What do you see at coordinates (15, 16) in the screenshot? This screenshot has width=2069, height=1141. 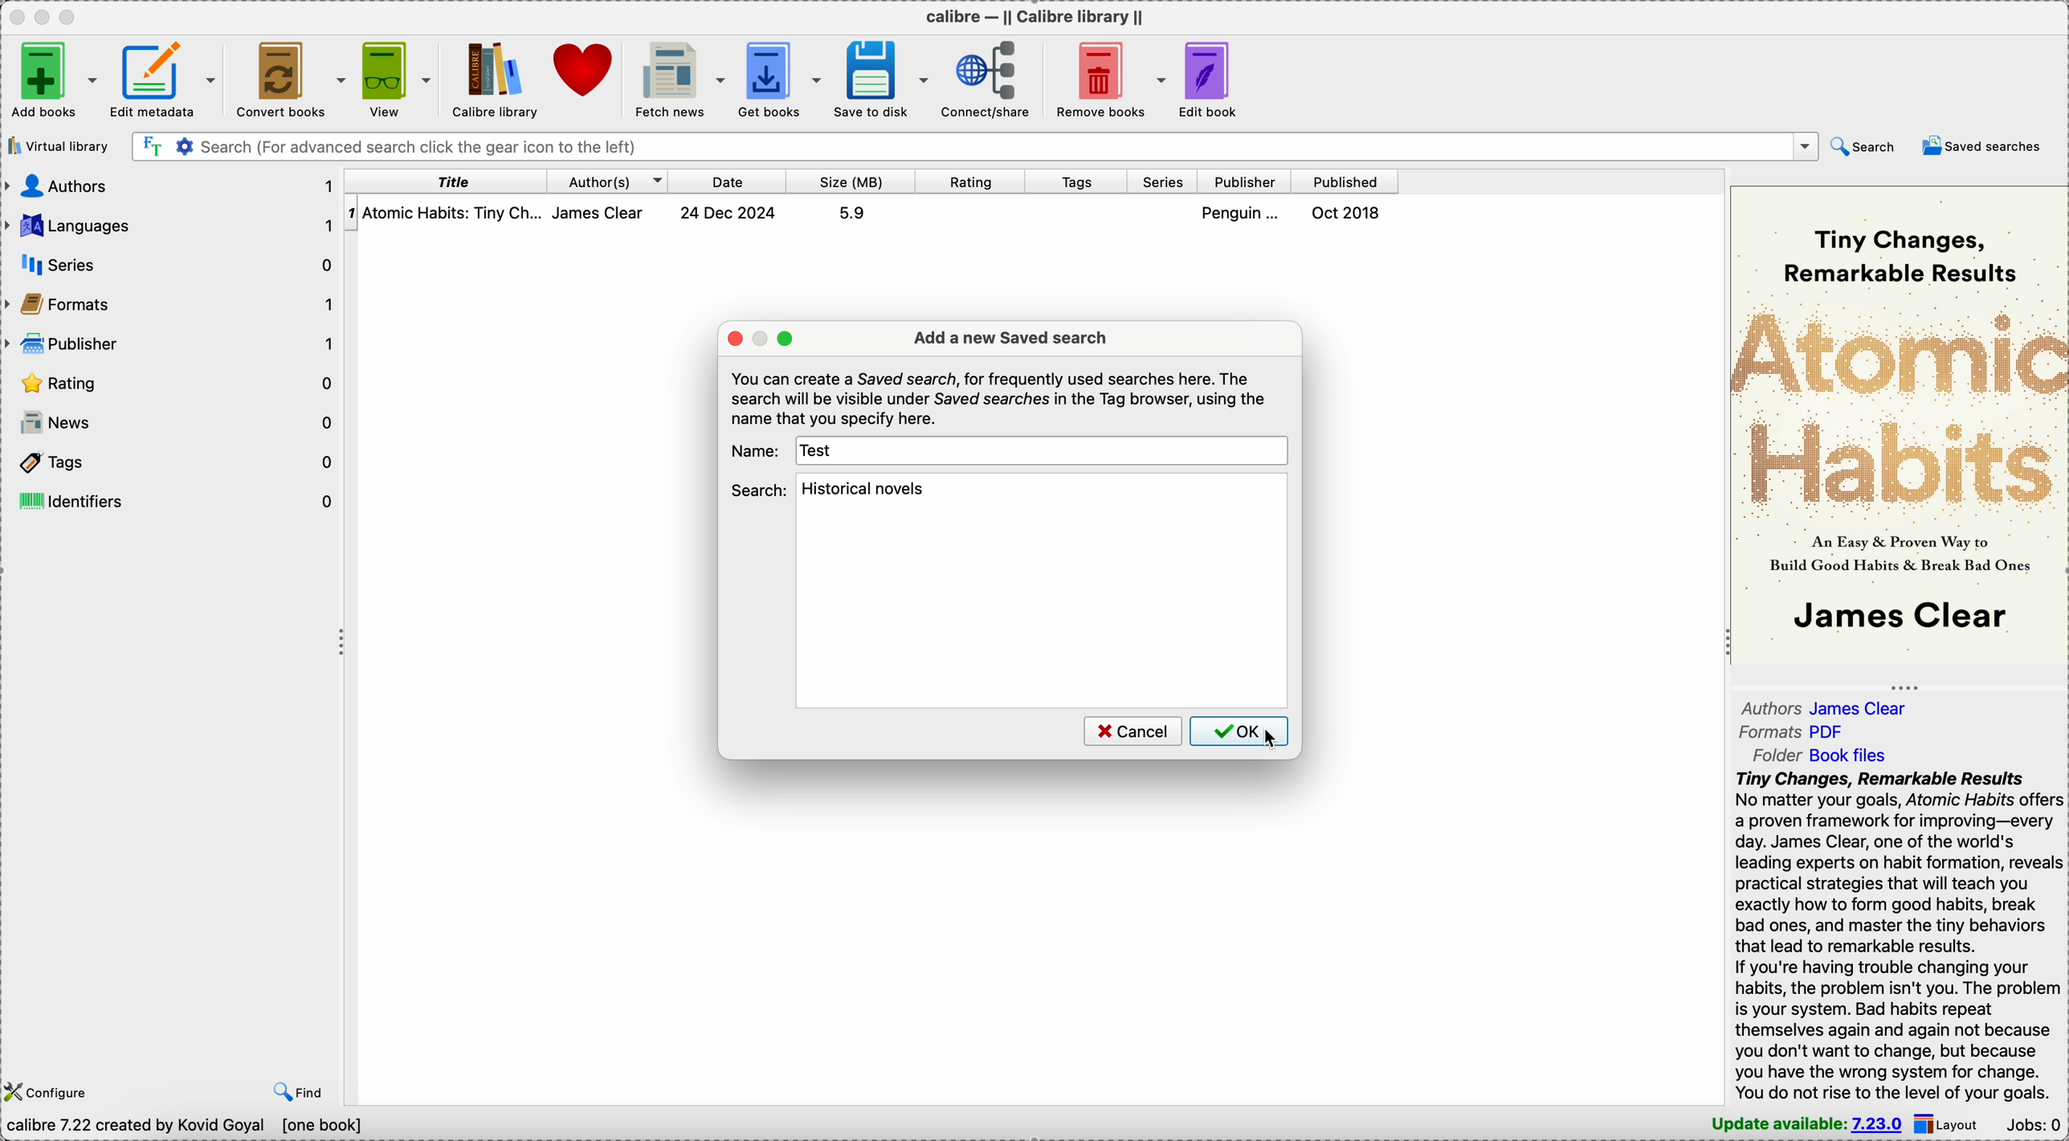 I see `close` at bounding box center [15, 16].